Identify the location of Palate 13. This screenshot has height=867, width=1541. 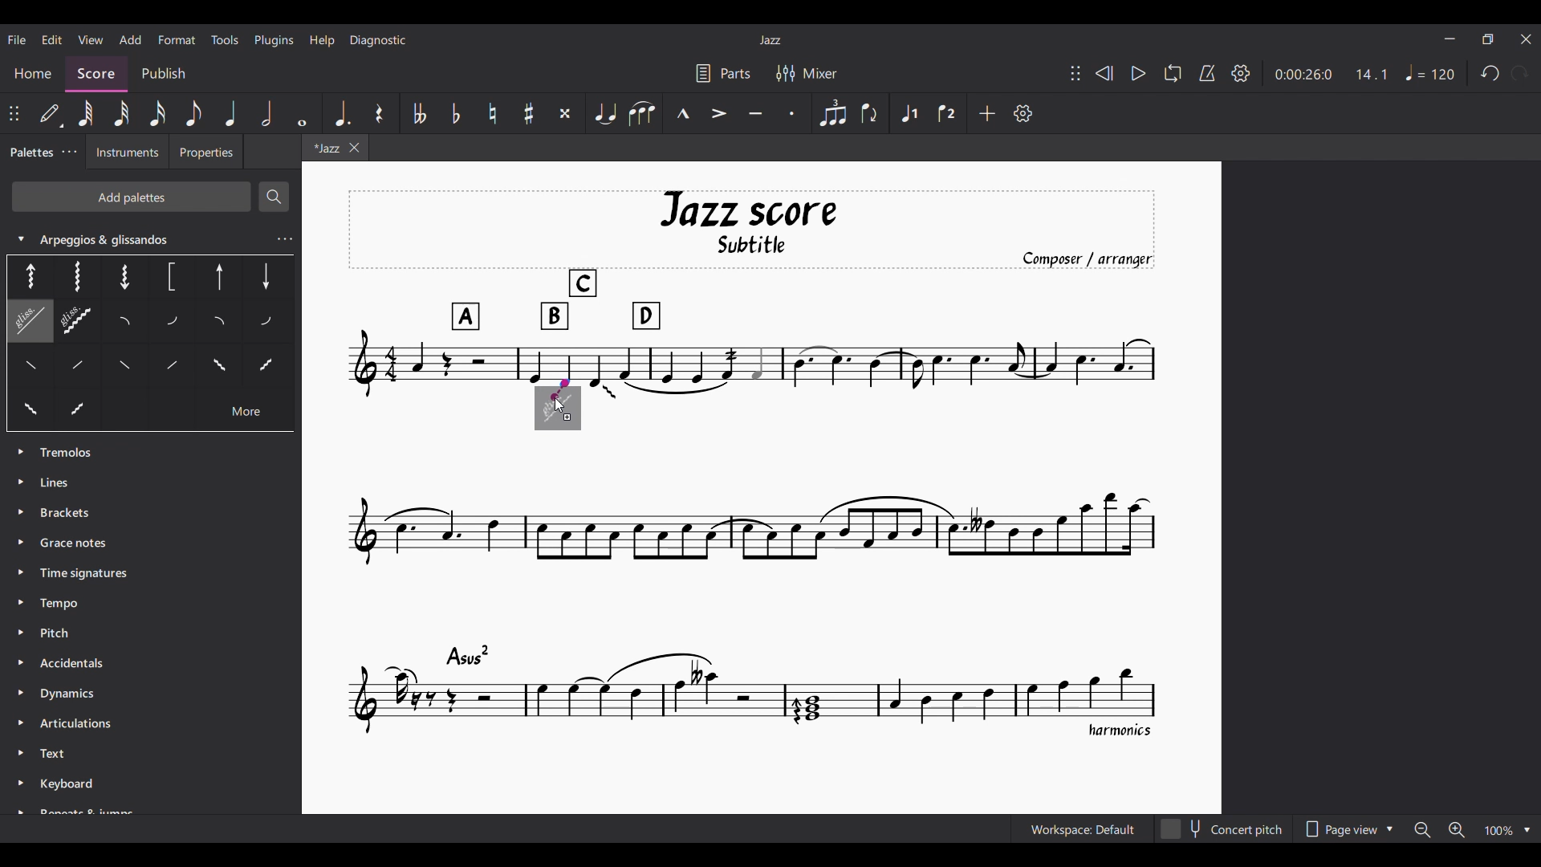
(268, 321).